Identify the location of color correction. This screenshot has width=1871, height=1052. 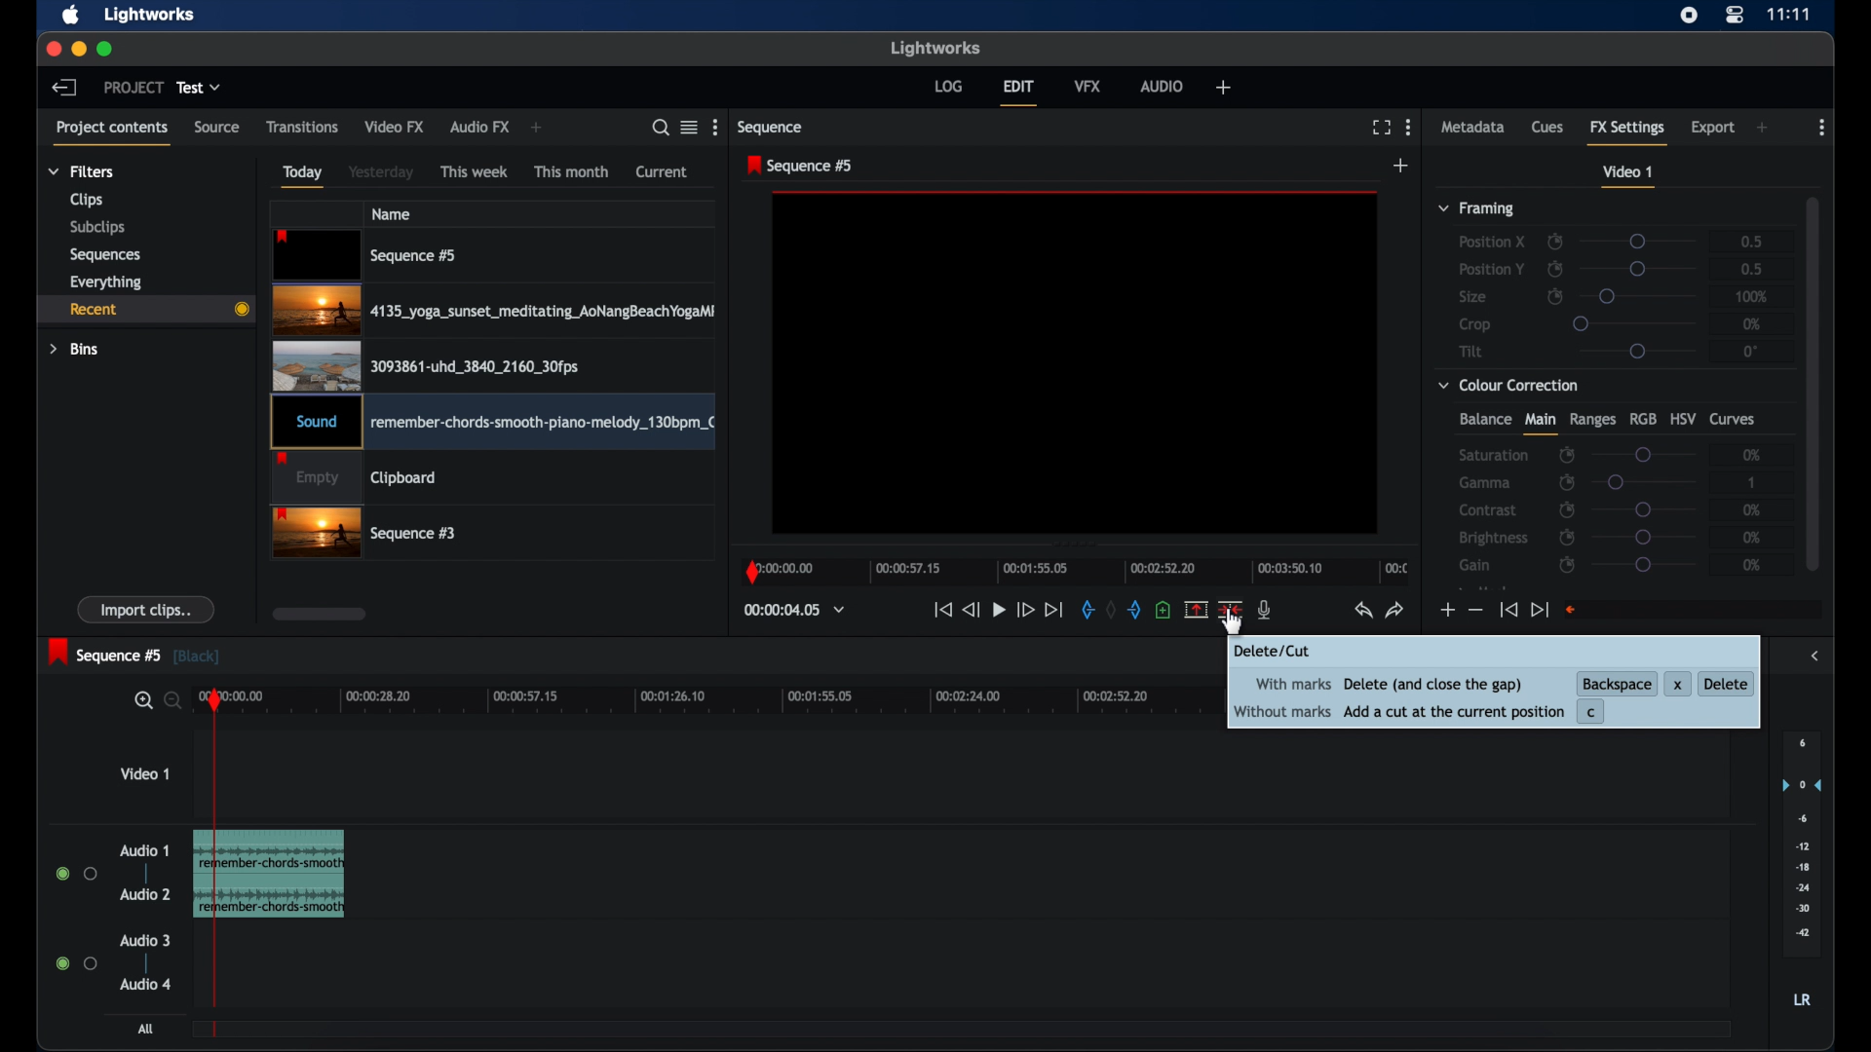
(1509, 386).